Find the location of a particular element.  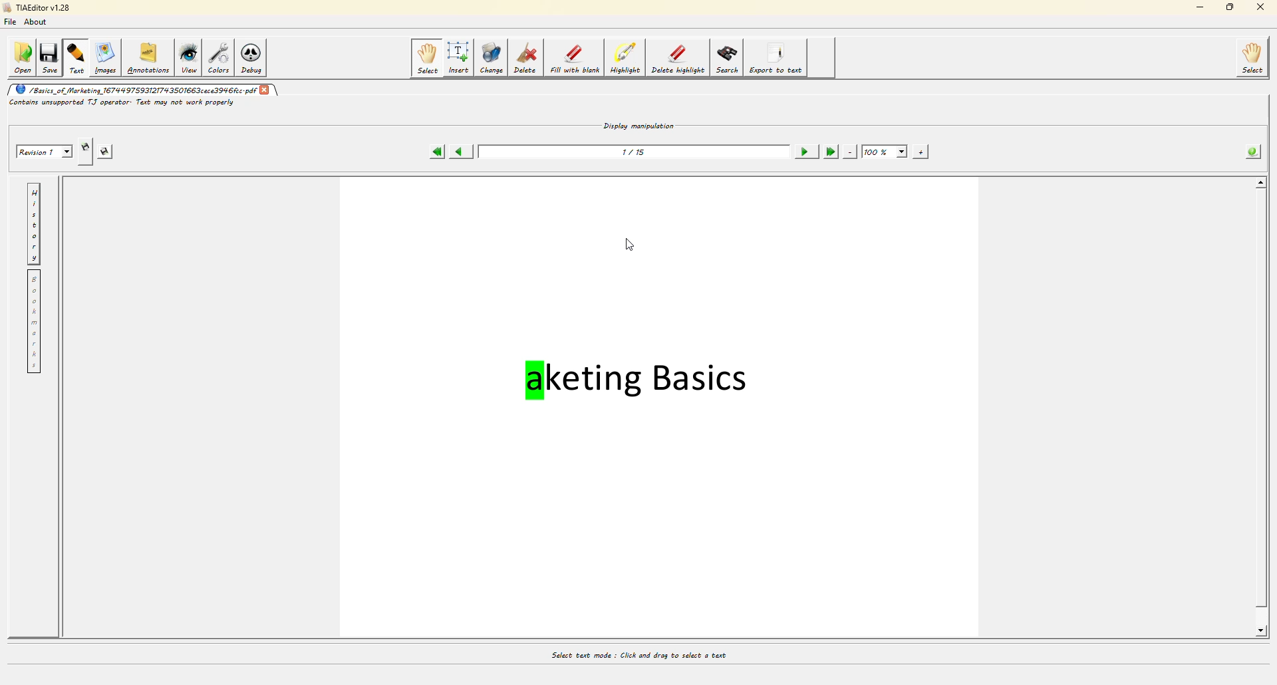

text is located at coordinates (76, 58).